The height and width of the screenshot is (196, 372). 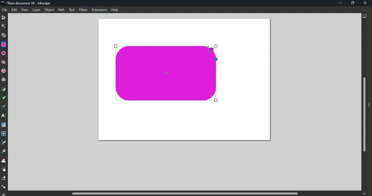 I want to click on Pen tool, so click(x=4, y=89).